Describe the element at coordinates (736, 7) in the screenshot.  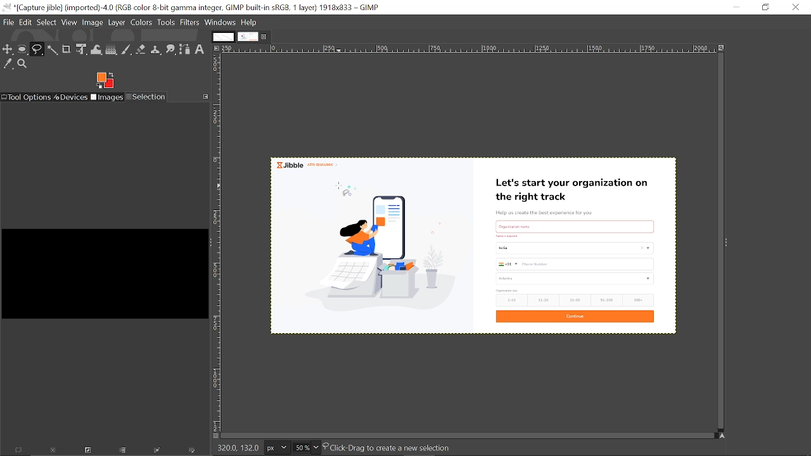
I see `Minimize` at that location.